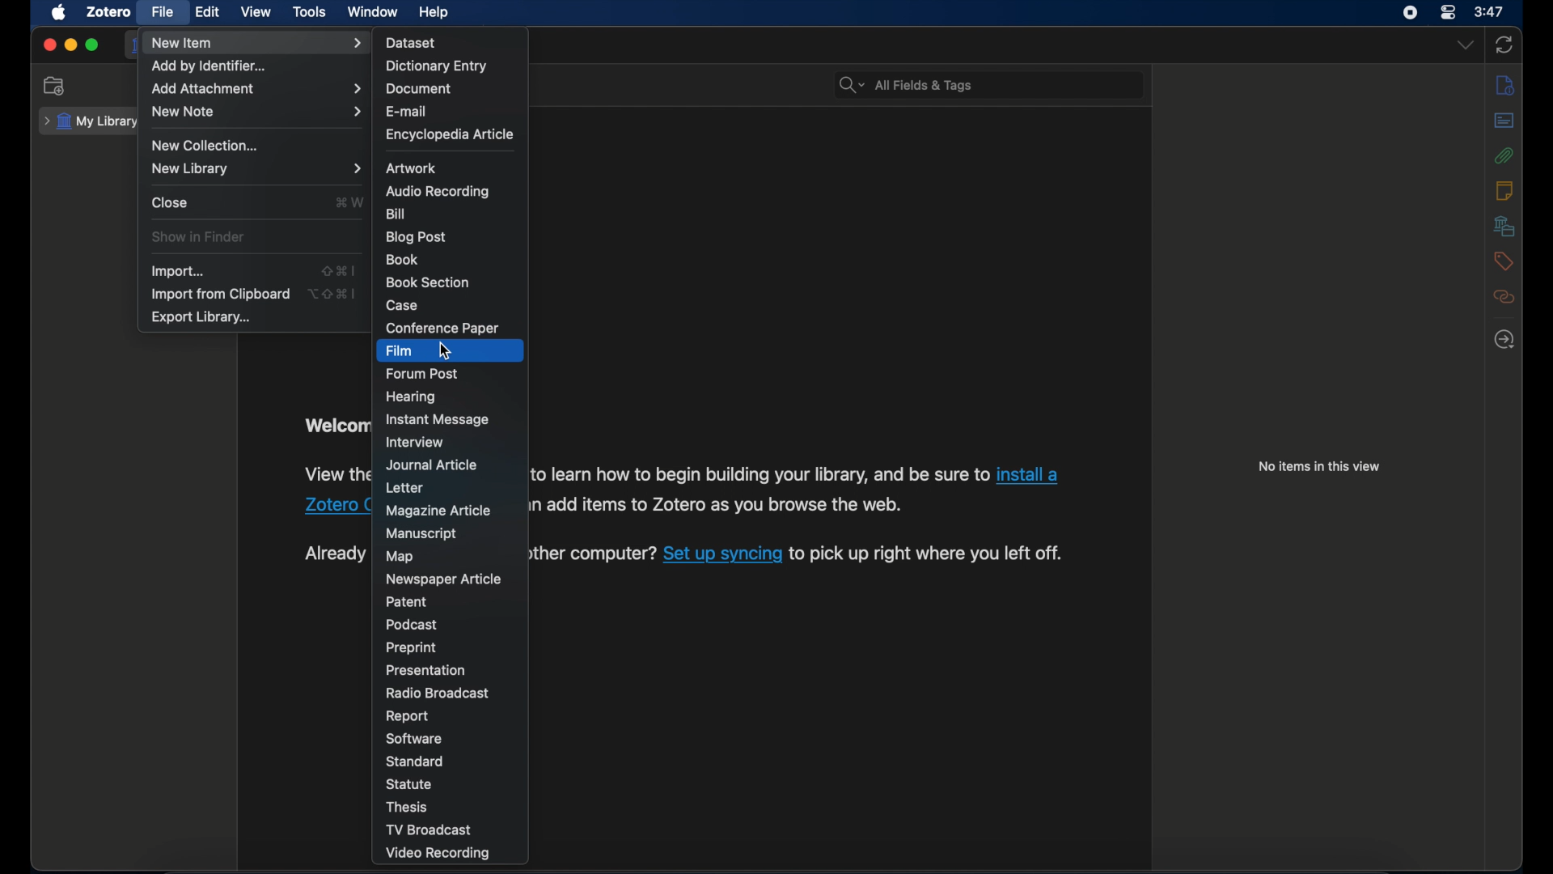 This screenshot has height=874, width=1553. I want to click on text, so click(760, 473).